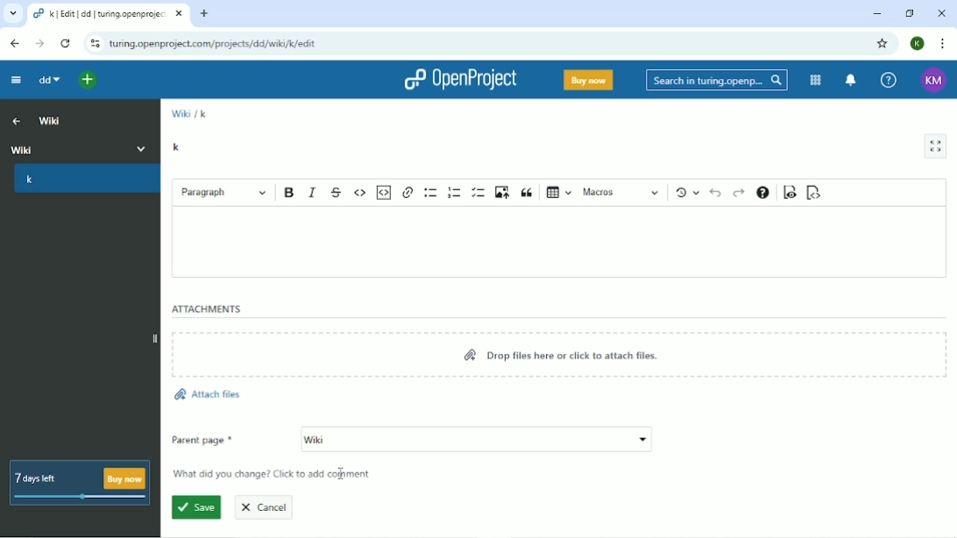  What do you see at coordinates (224, 191) in the screenshot?
I see `Paragraph` at bounding box center [224, 191].